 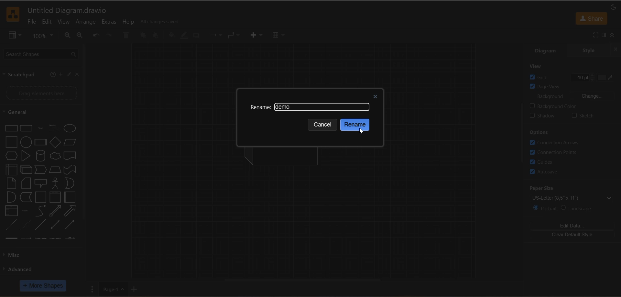 What do you see at coordinates (42, 93) in the screenshot?
I see `Drag elements here` at bounding box center [42, 93].